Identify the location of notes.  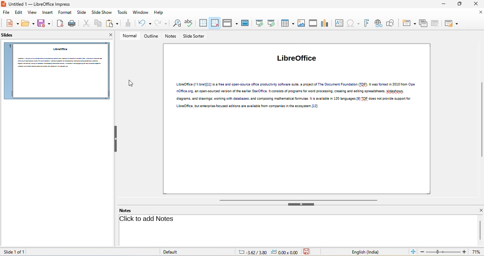
(171, 37).